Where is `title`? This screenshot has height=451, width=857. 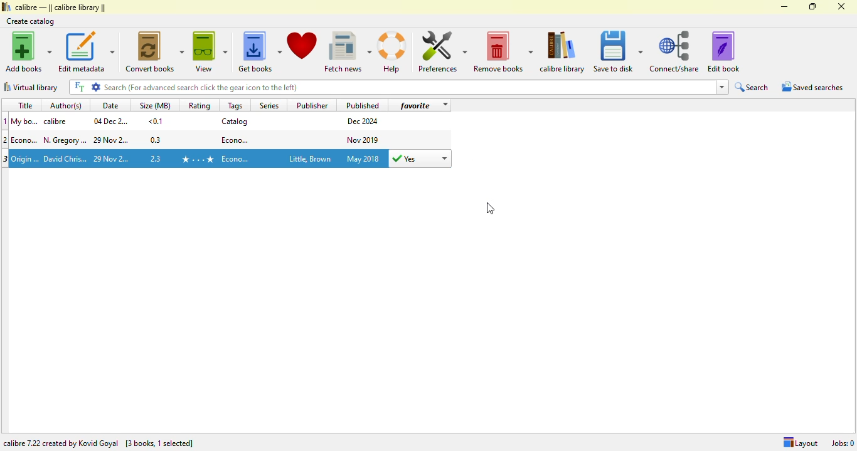
title is located at coordinates (26, 158).